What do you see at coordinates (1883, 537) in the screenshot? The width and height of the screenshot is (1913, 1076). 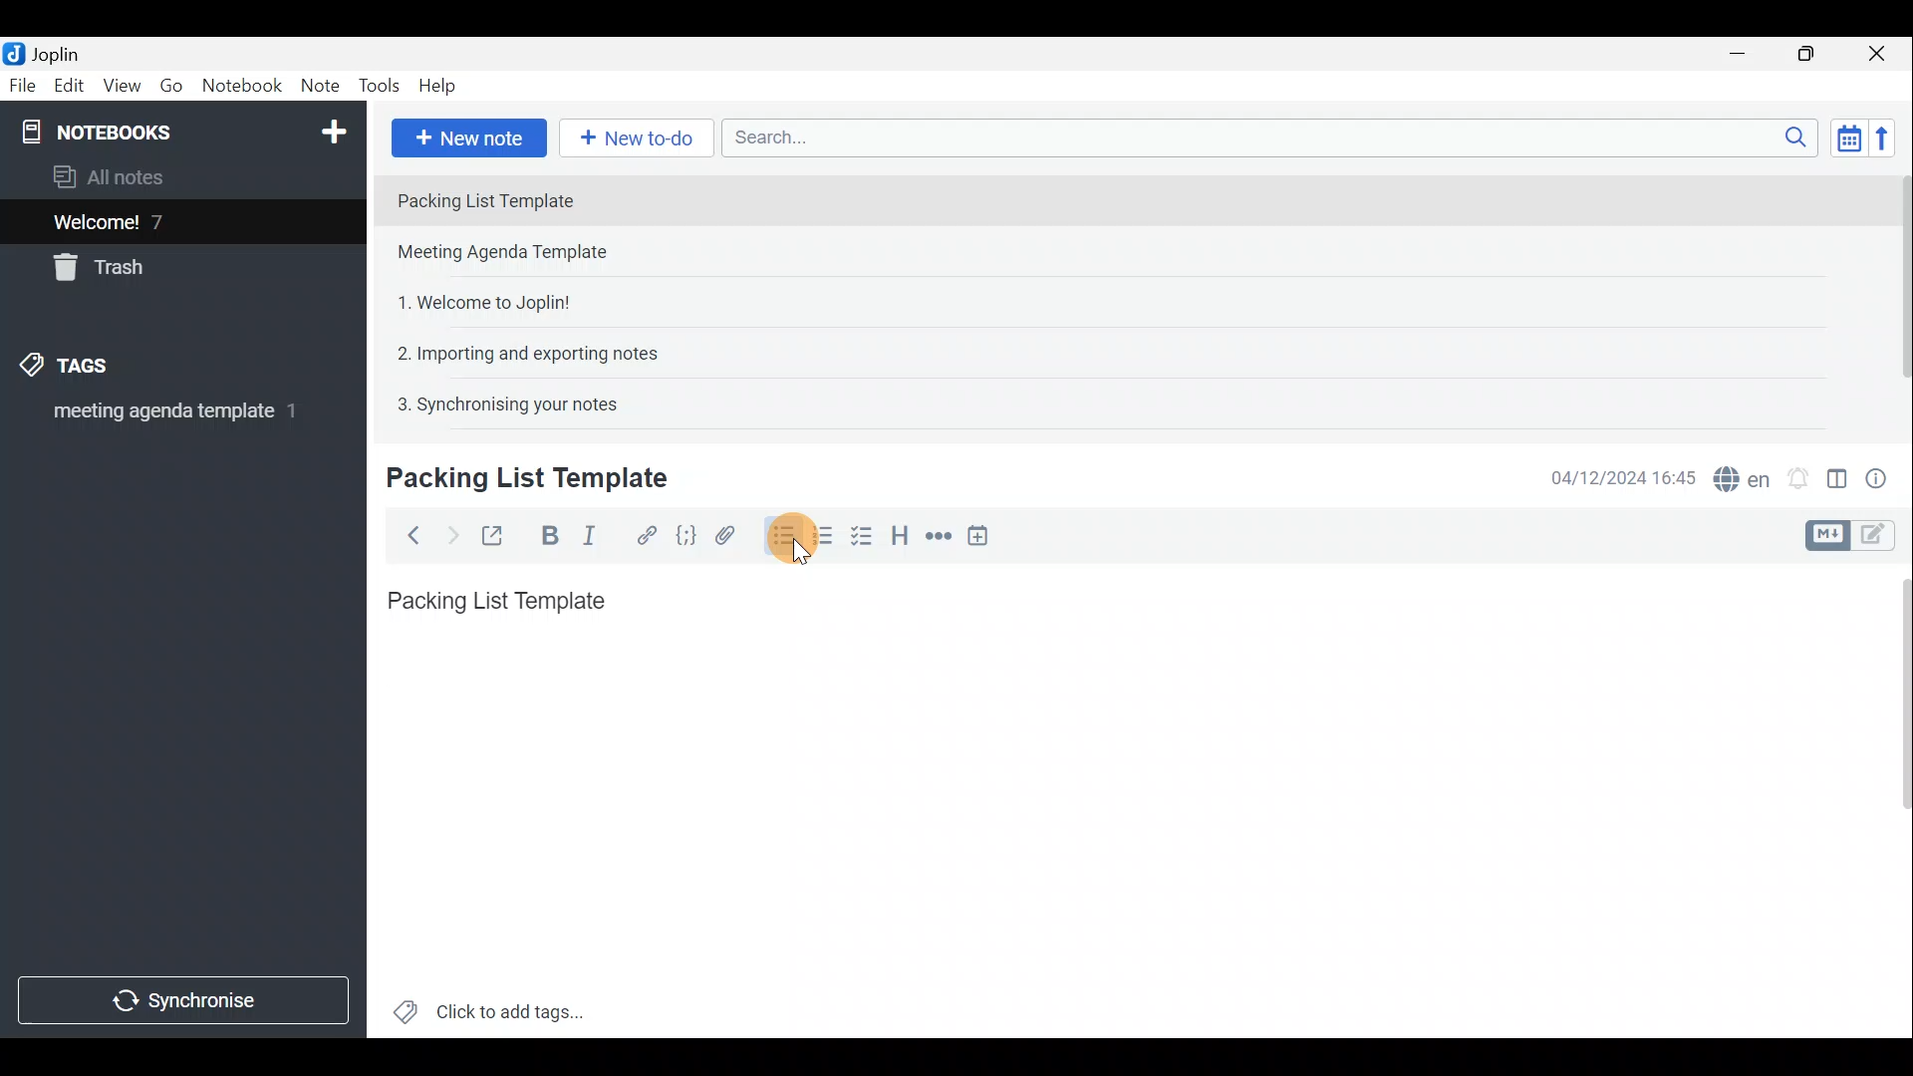 I see `Toggle editors` at bounding box center [1883, 537].